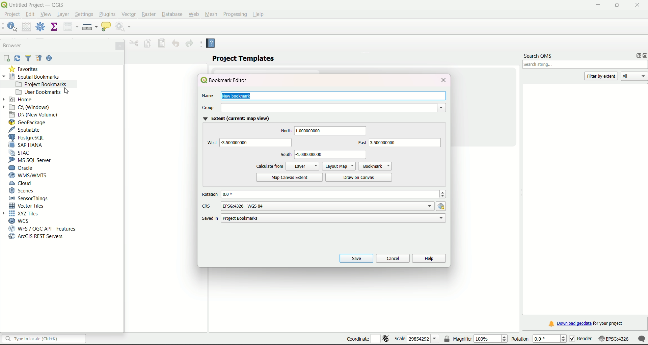 The image size is (648, 345). Describe the element at coordinates (38, 58) in the screenshot. I see `Icon` at that location.